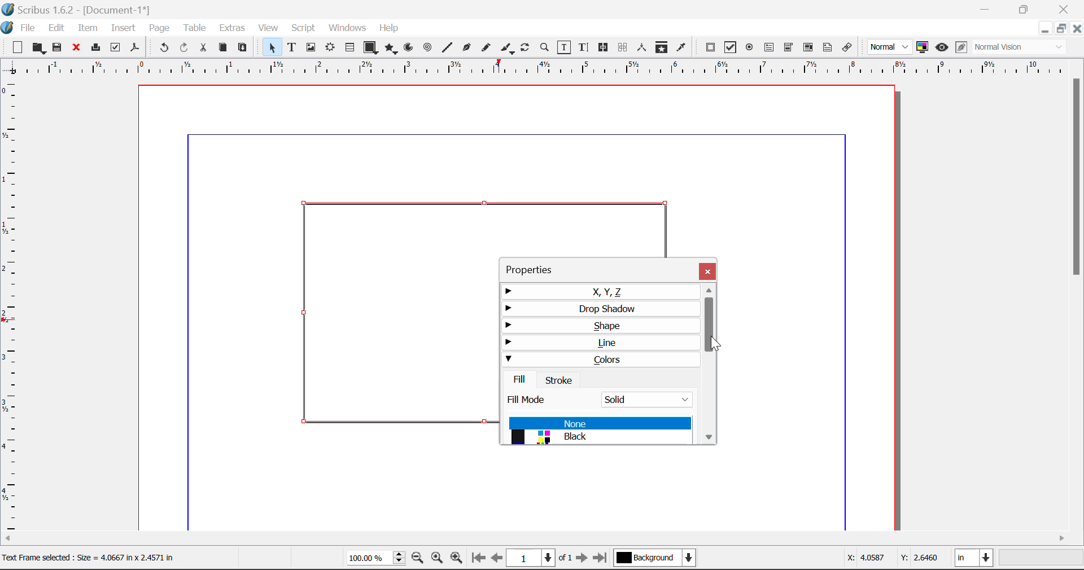  What do you see at coordinates (543, 539) in the screenshot?
I see `Scroll Bar` at bounding box center [543, 539].